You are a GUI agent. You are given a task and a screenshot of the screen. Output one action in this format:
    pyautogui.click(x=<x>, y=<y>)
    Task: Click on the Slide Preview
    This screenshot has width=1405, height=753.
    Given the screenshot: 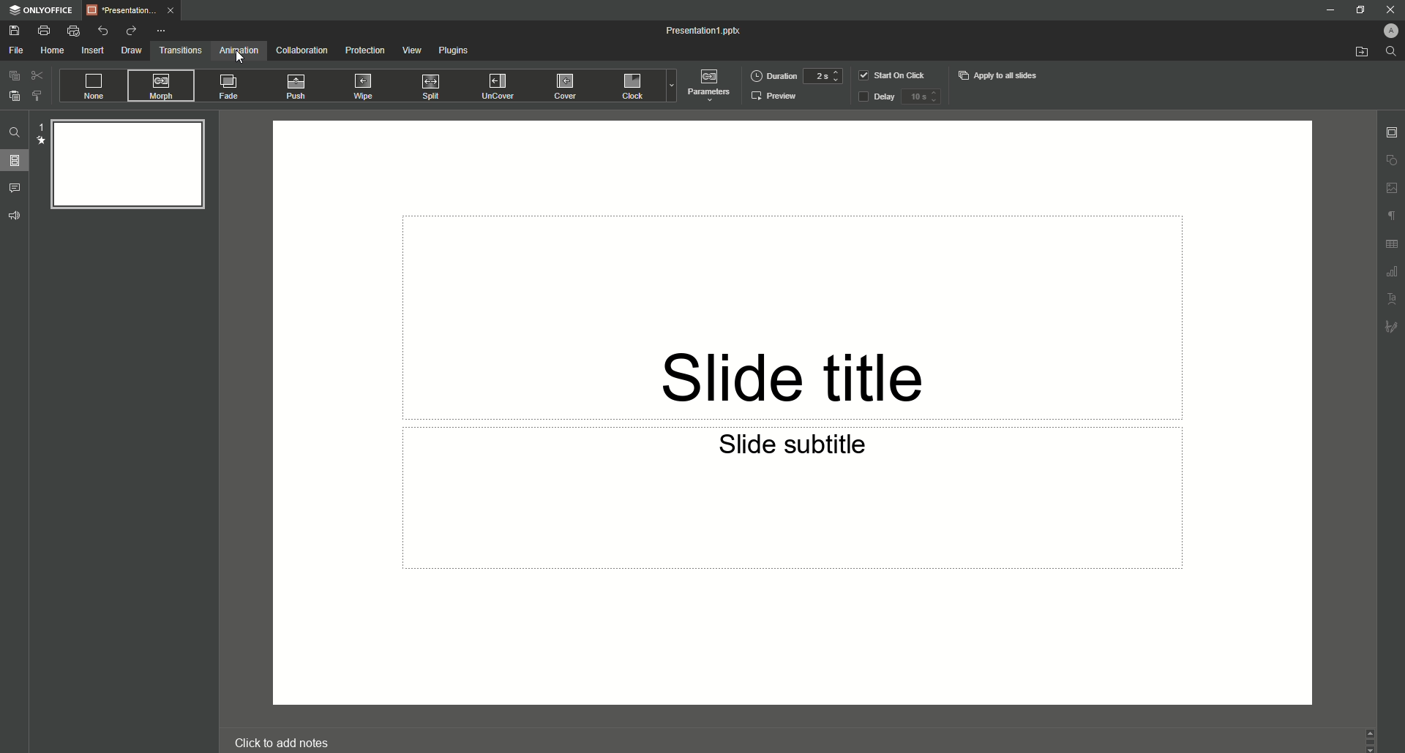 What is the action you would take?
    pyautogui.click(x=124, y=164)
    